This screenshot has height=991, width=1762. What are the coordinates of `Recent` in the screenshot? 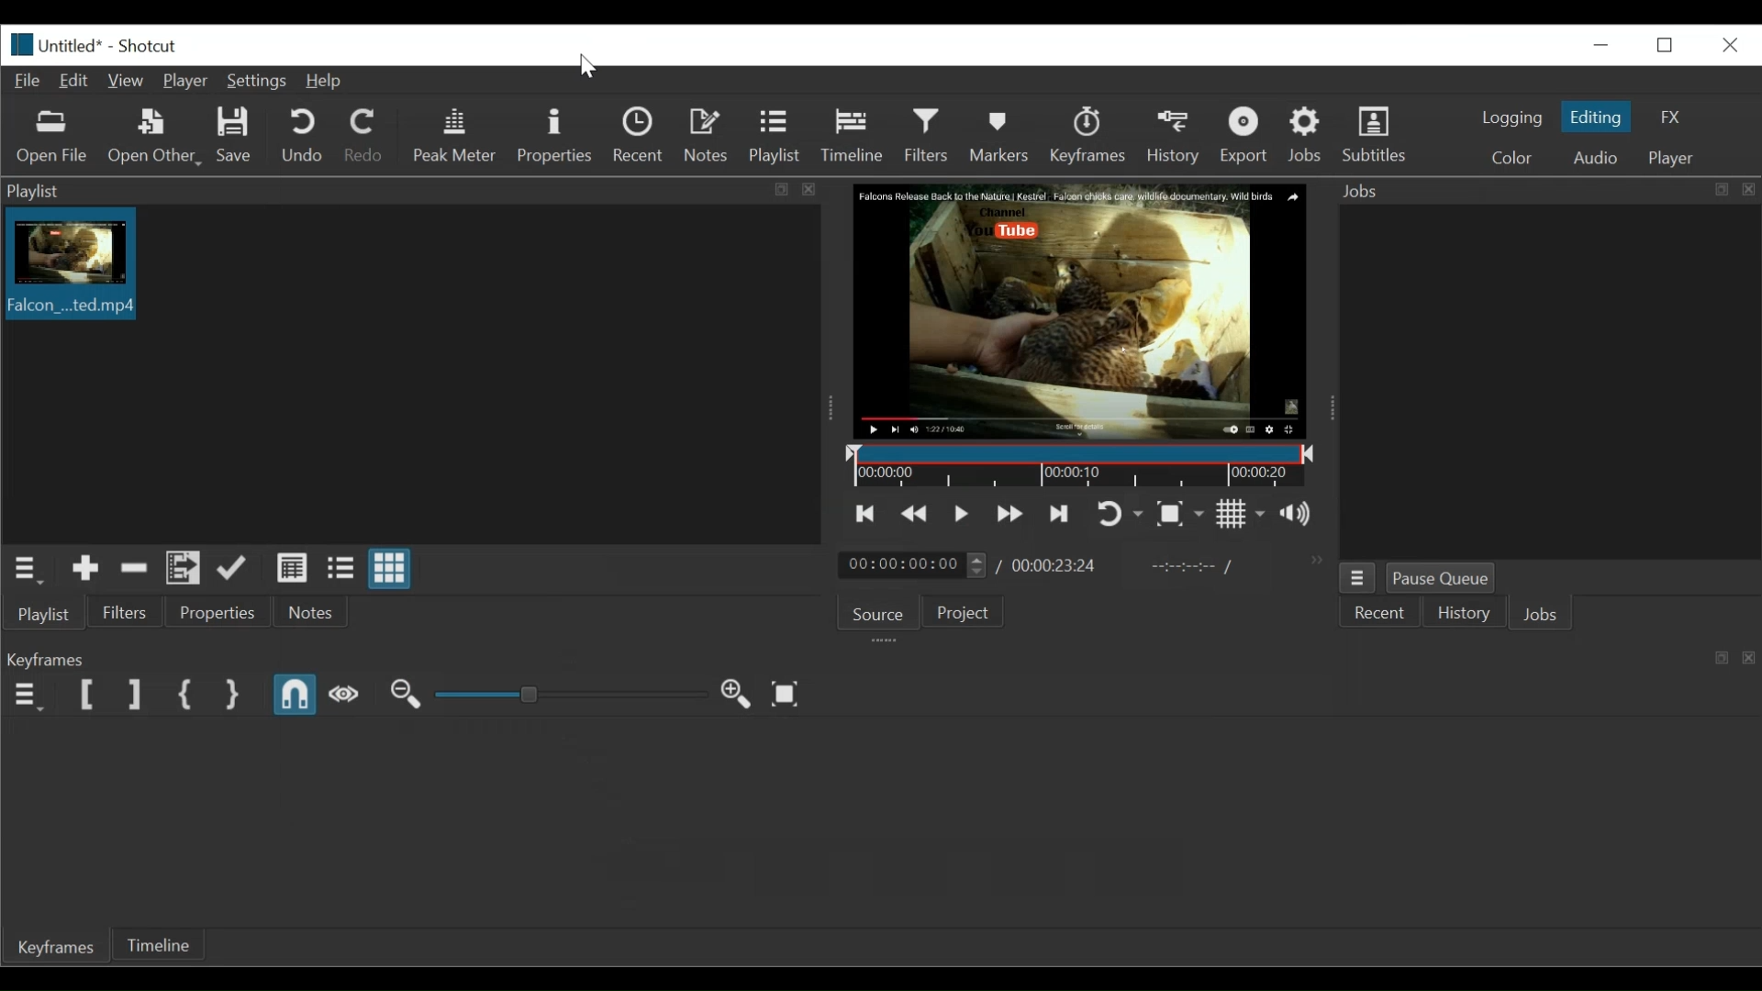 It's located at (641, 134).